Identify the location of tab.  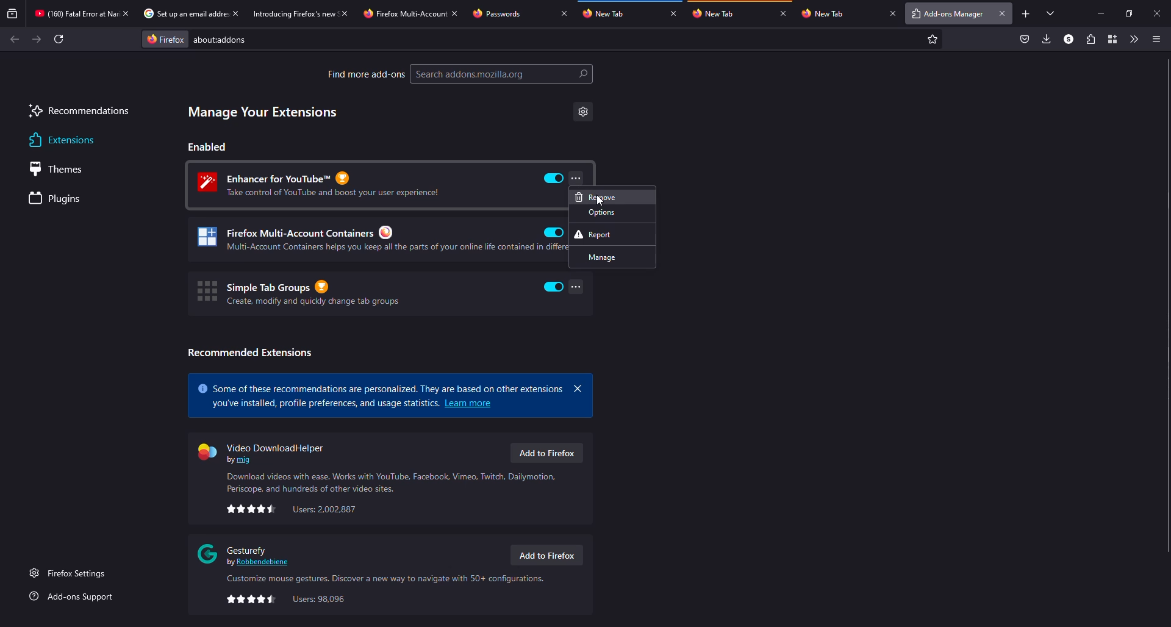
(510, 13).